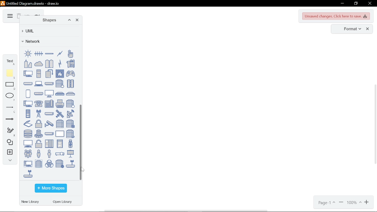 The height and width of the screenshot is (212, 377). I want to click on text, so click(10, 61).